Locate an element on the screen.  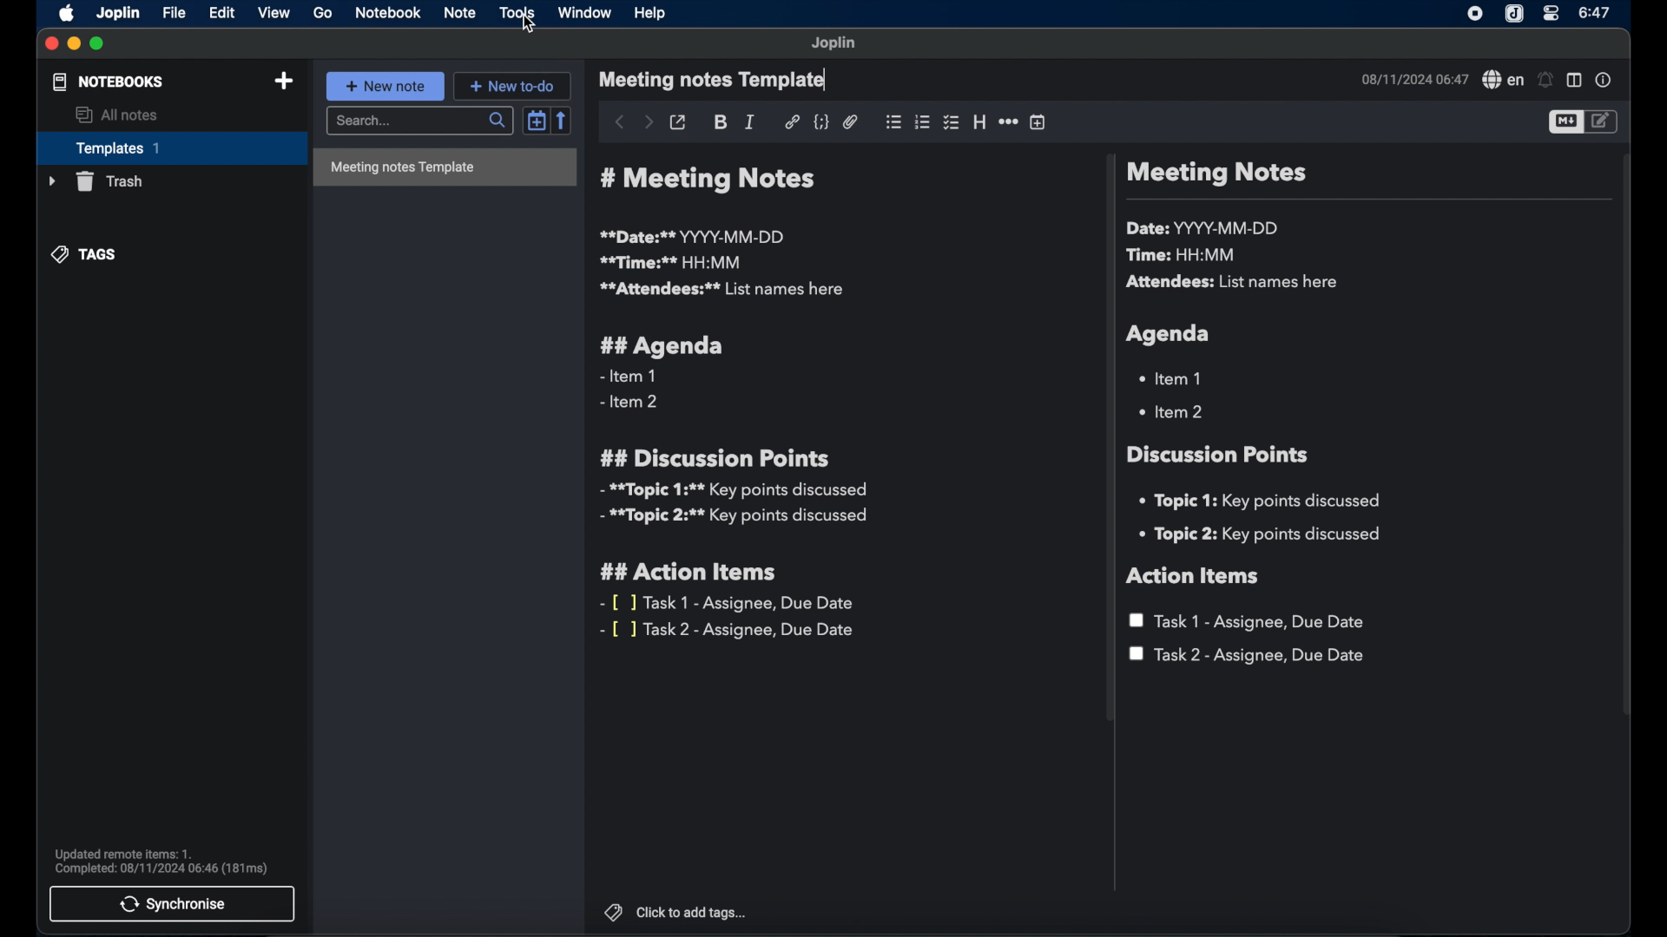
# meeting notes is located at coordinates (713, 180).